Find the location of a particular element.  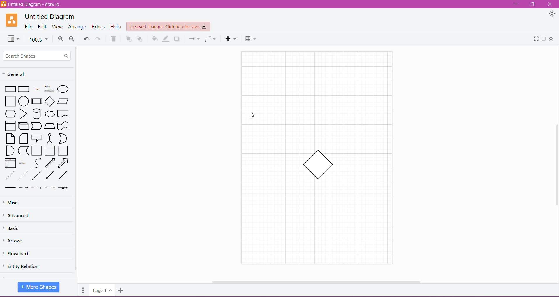

Line Color is located at coordinates (165, 38).